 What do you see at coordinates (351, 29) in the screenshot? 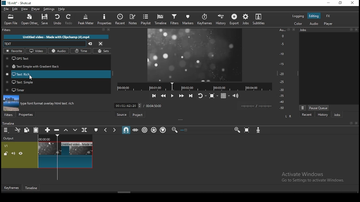
I see `Detach` at bounding box center [351, 29].